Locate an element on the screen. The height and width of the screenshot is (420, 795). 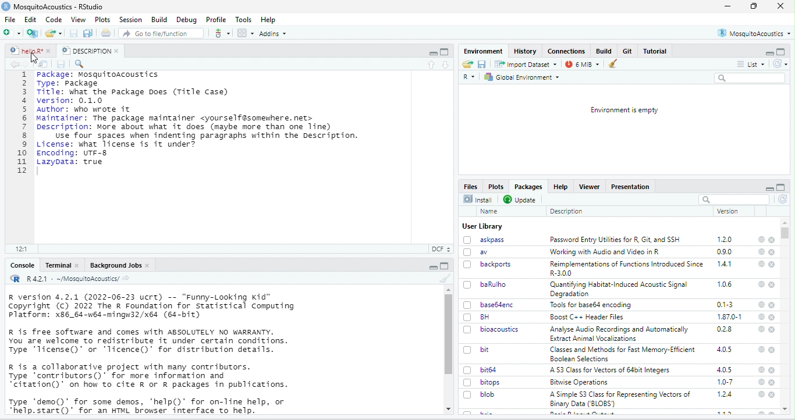
workspace panes is located at coordinates (245, 33).